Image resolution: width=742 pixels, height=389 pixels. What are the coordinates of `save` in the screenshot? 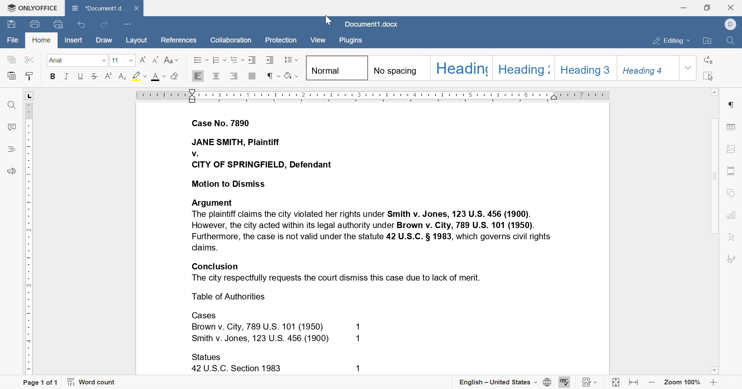 It's located at (11, 24).